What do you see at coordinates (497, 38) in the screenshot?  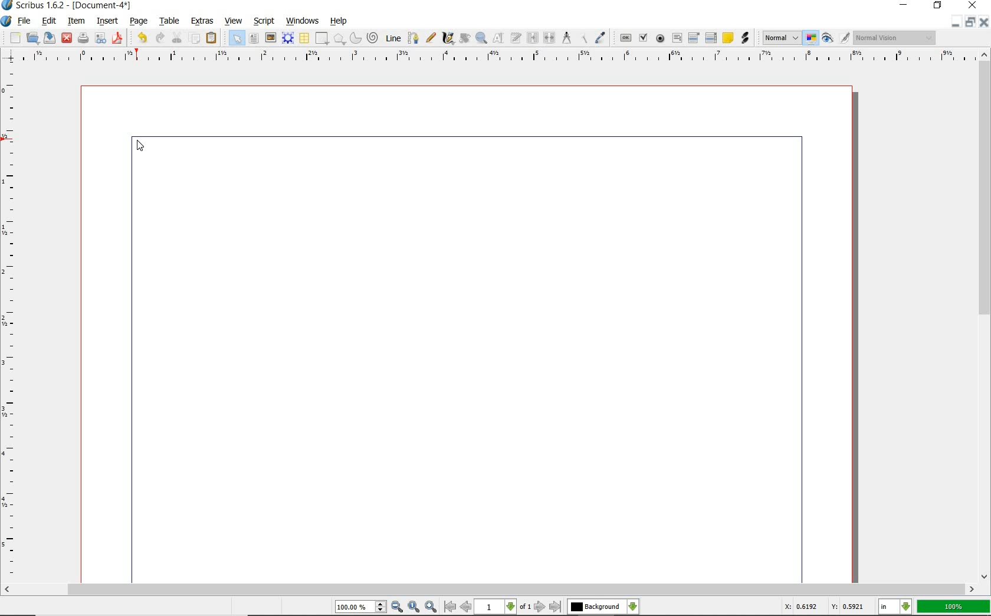 I see `edit contents of frame` at bounding box center [497, 38].